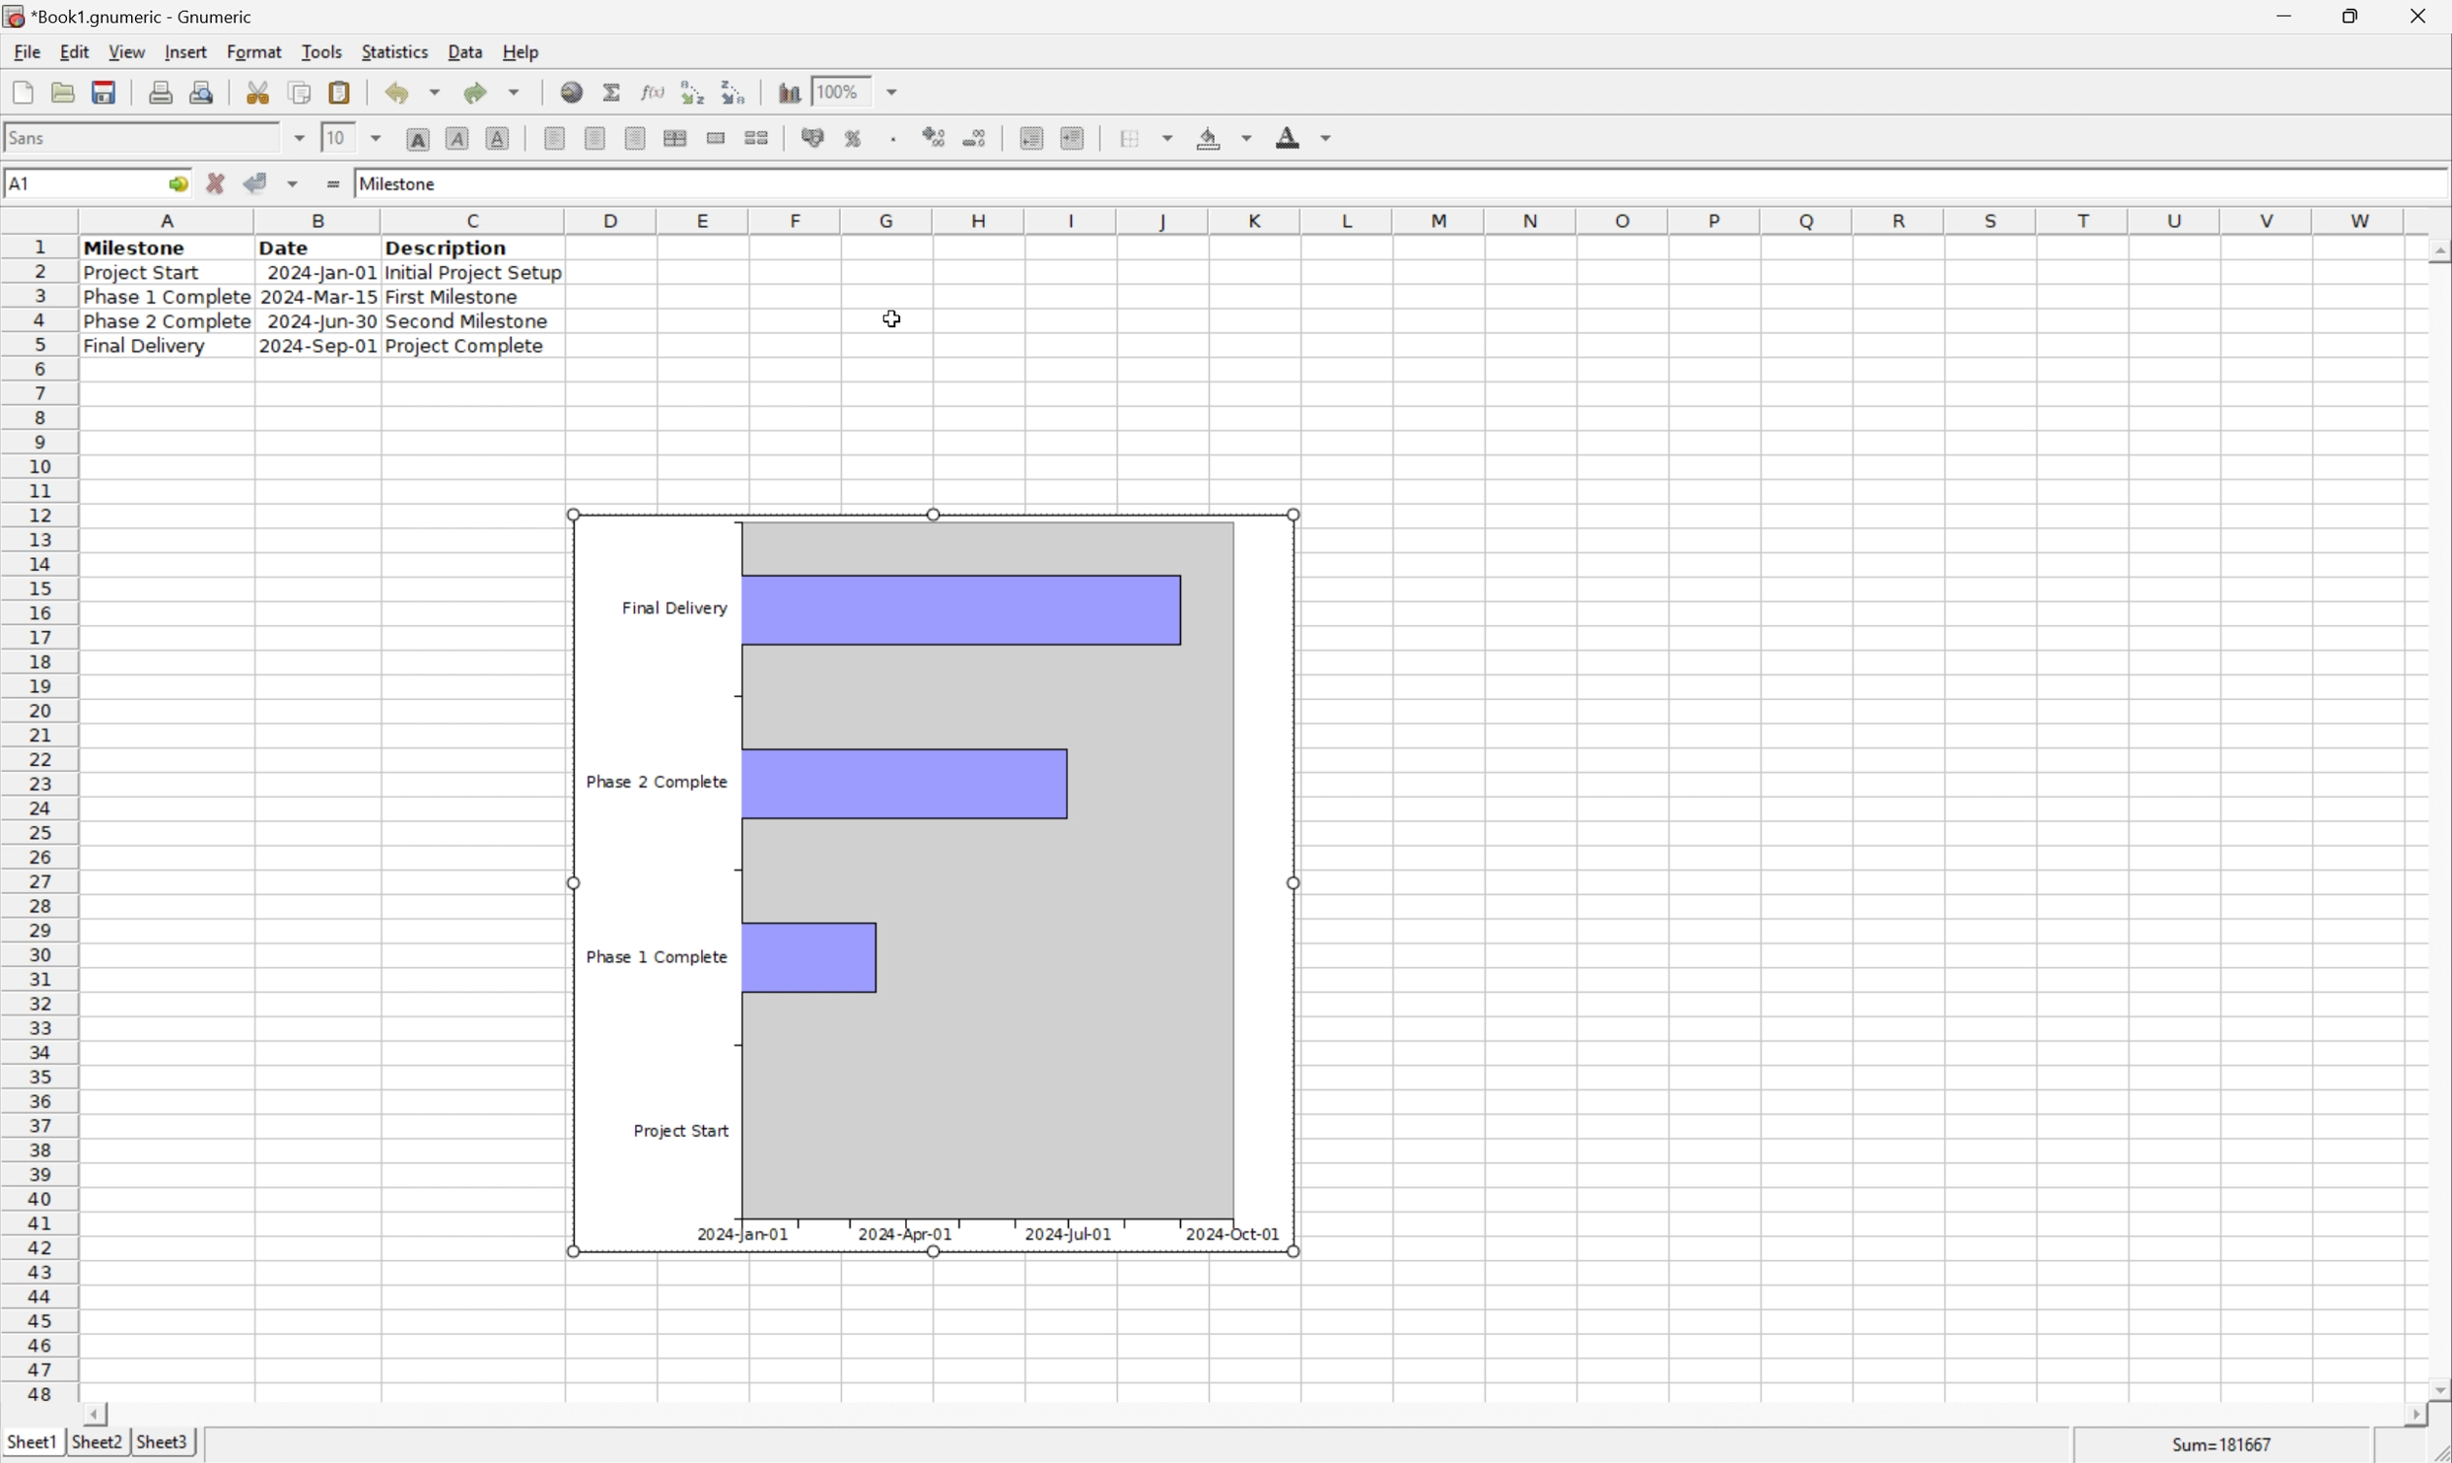  Describe the element at coordinates (319, 297) in the screenshot. I see `Table` at that location.